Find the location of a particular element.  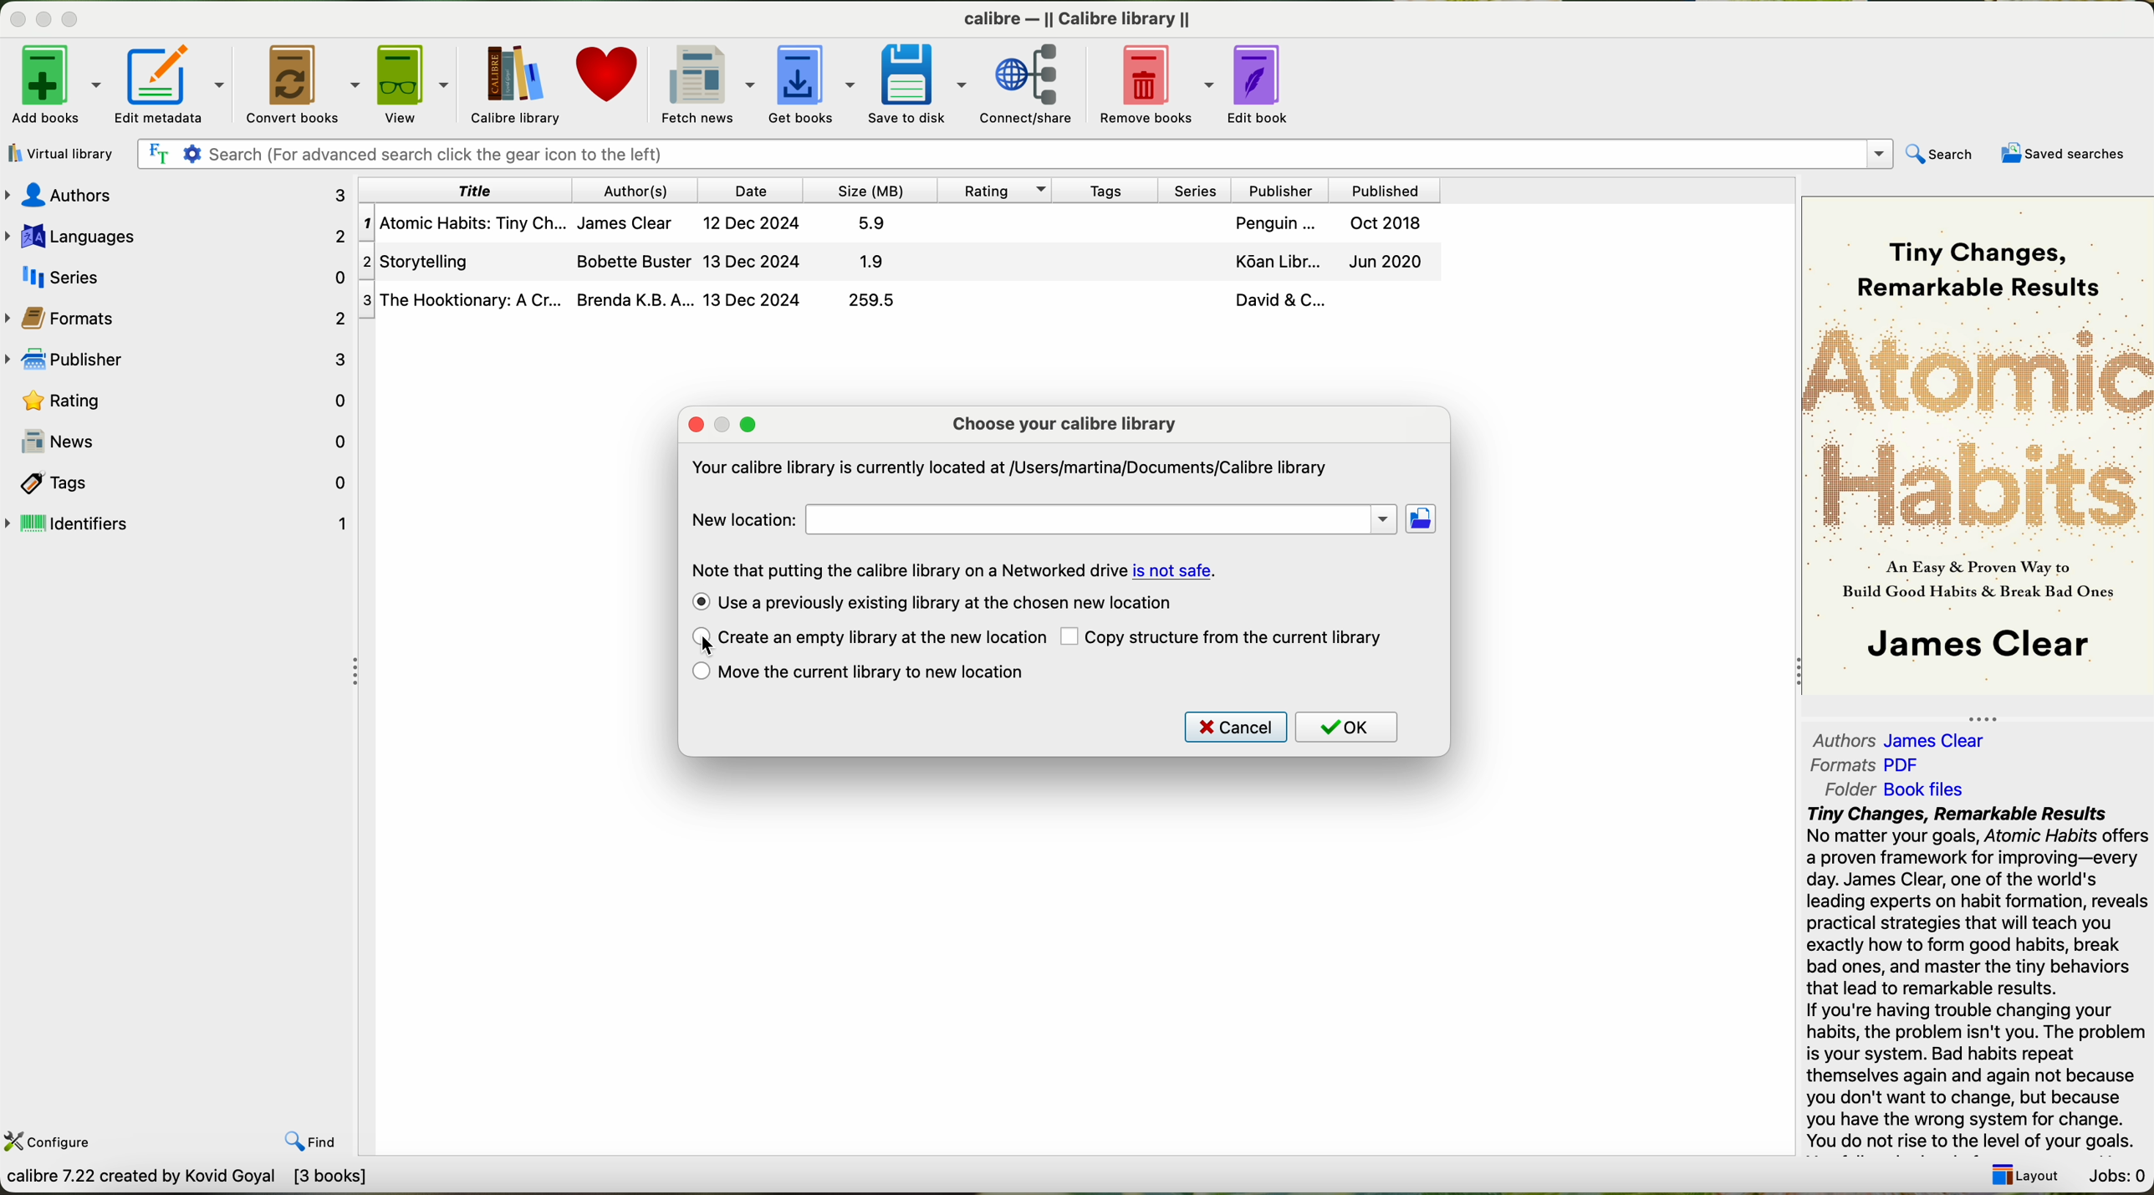

use a previously existing library is located at coordinates (933, 602).